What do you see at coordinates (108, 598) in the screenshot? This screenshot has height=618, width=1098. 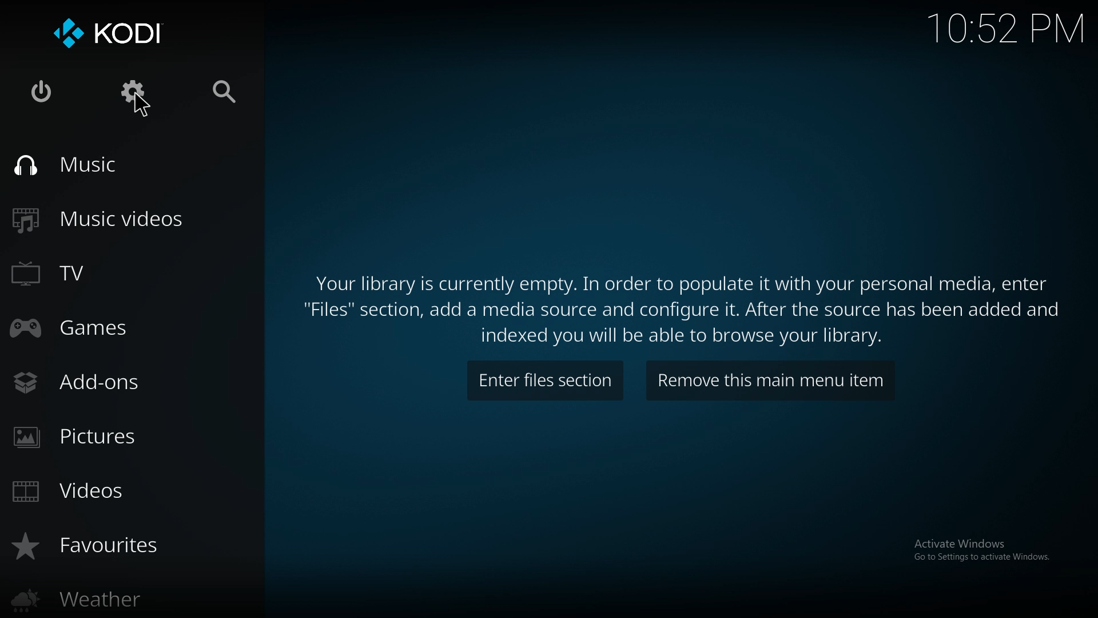 I see `weather` at bounding box center [108, 598].